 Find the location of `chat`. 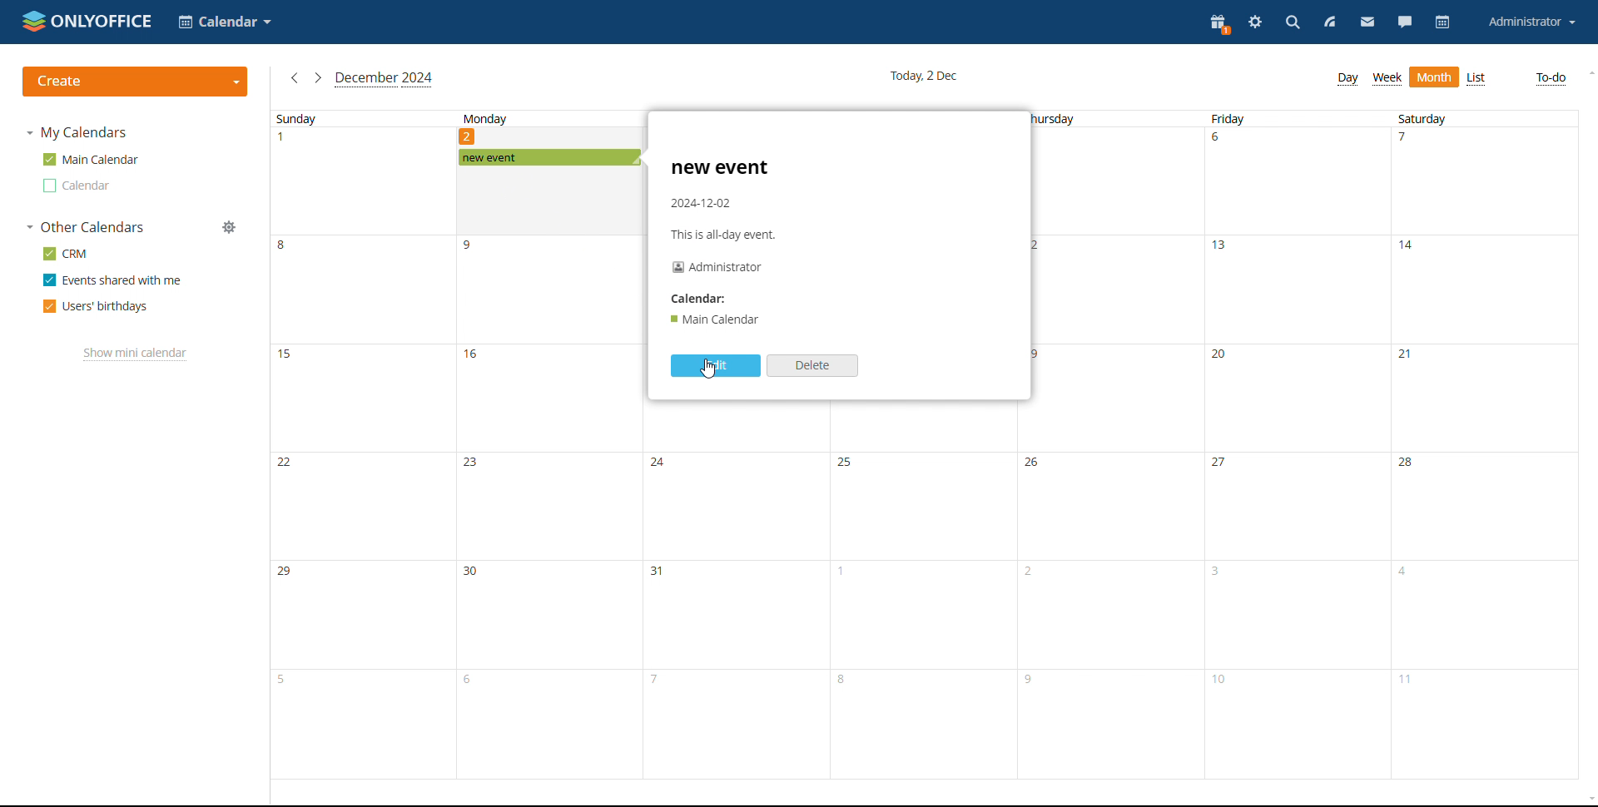

chat is located at coordinates (1406, 23).